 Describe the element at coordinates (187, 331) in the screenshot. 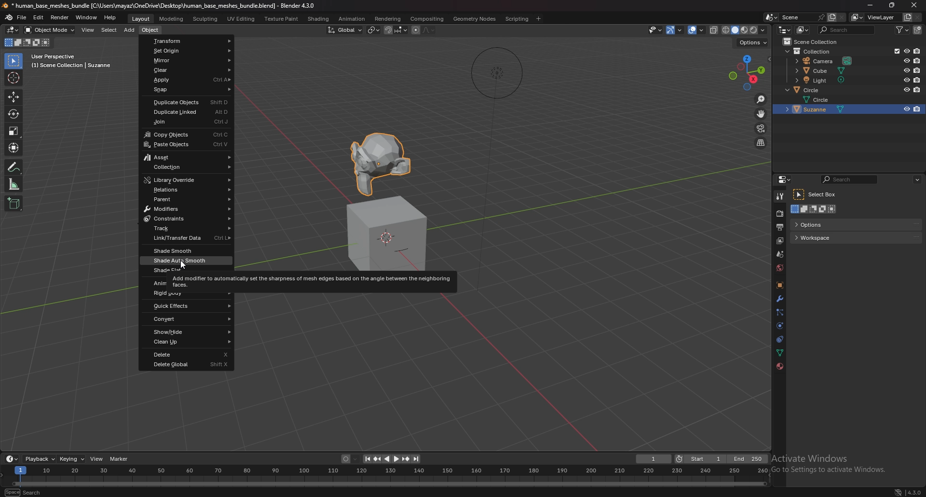

I see `show/hide` at that location.